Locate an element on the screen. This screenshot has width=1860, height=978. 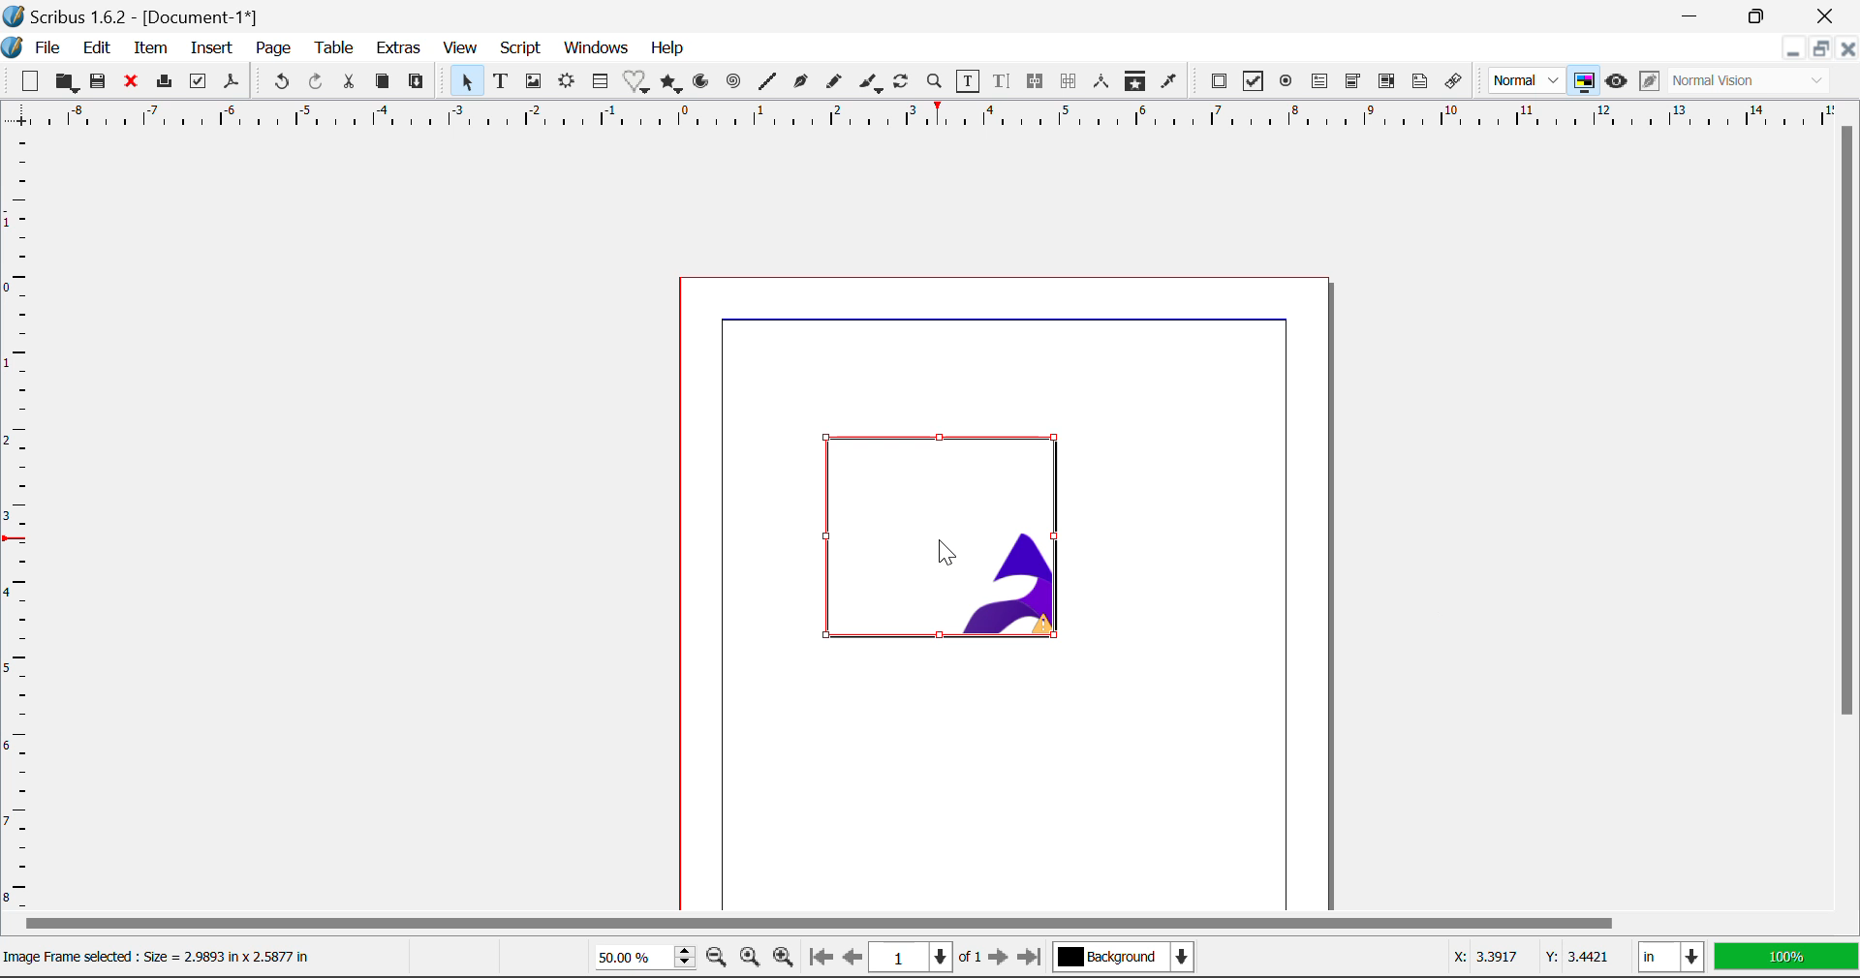
Edit Text With Story Editor is located at coordinates (1004, 82).